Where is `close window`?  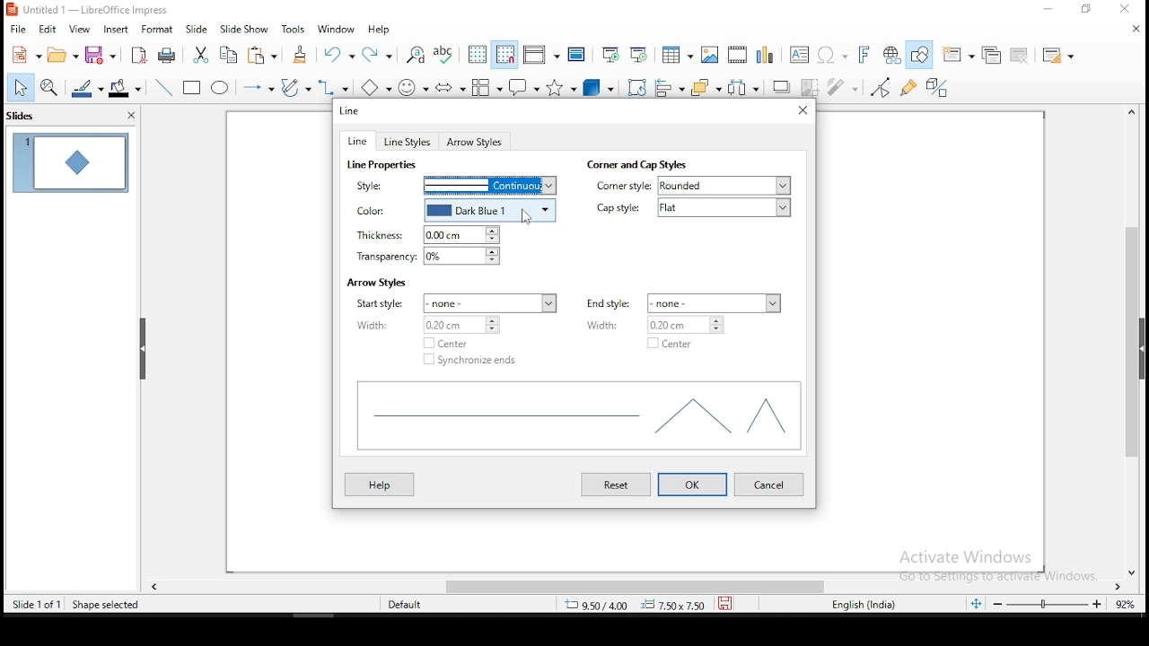 close window is located at coordinates (803, 110).